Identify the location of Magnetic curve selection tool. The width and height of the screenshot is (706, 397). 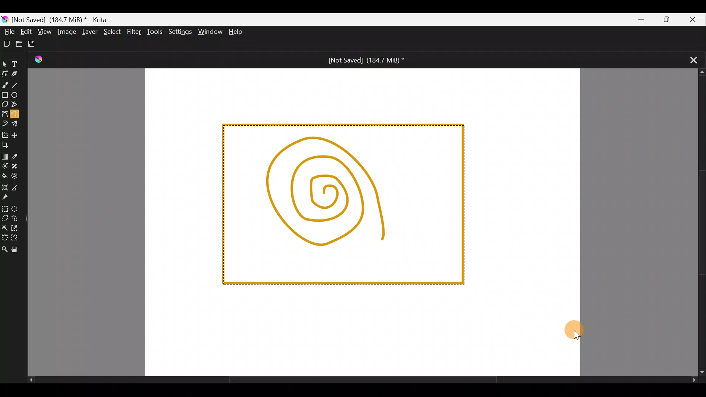
(17, 239).